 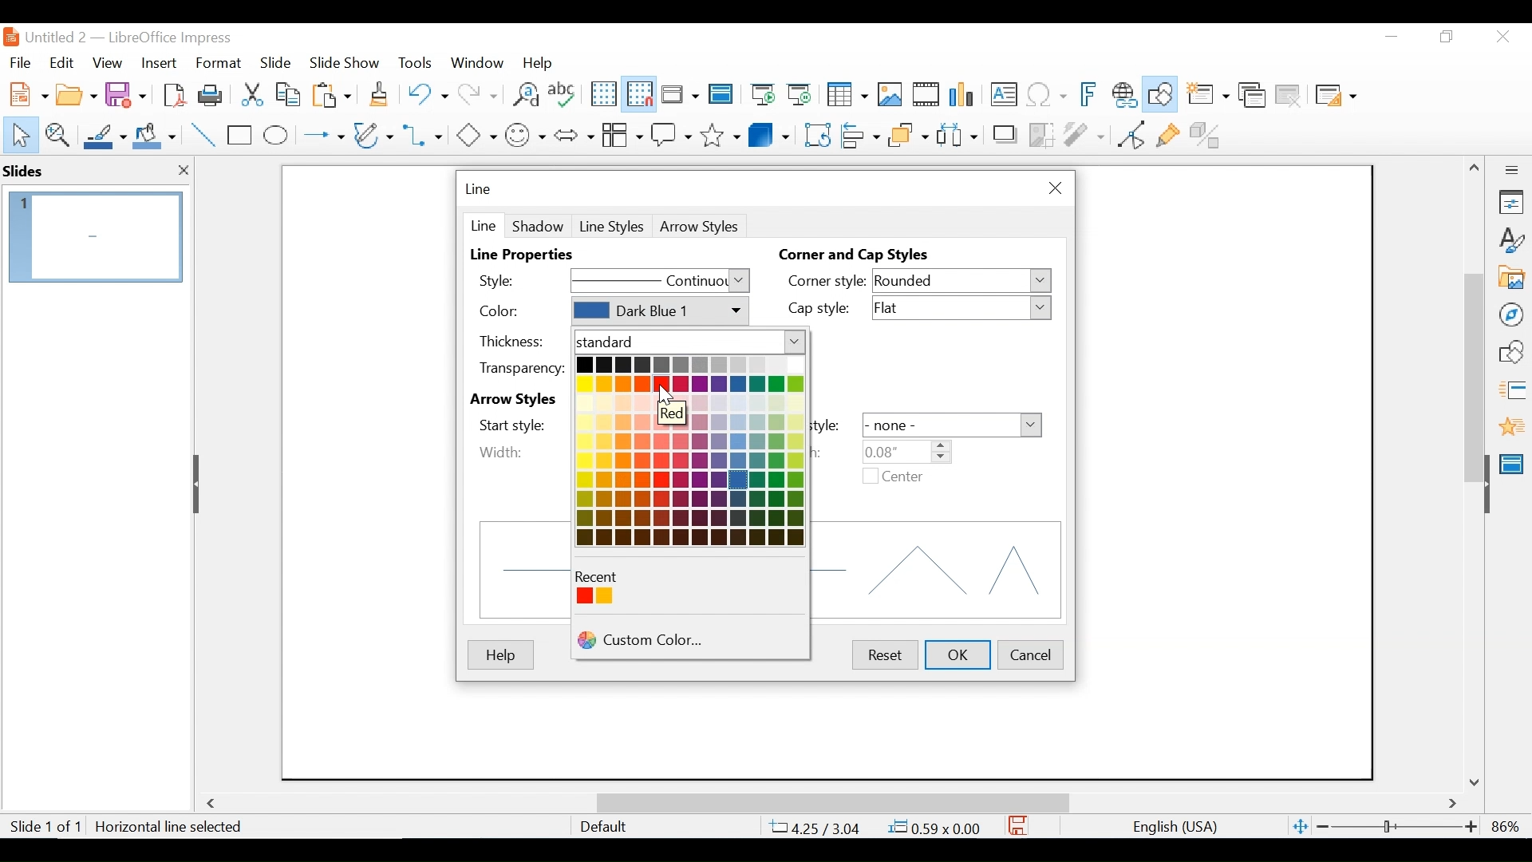 I want to click on Block Arrows, so click(x=573, y=134).